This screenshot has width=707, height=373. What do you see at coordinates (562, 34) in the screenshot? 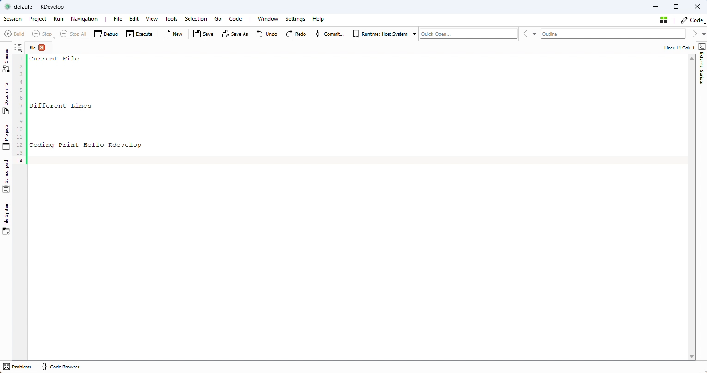
I see `Outline` at bounding box center [562, 34].